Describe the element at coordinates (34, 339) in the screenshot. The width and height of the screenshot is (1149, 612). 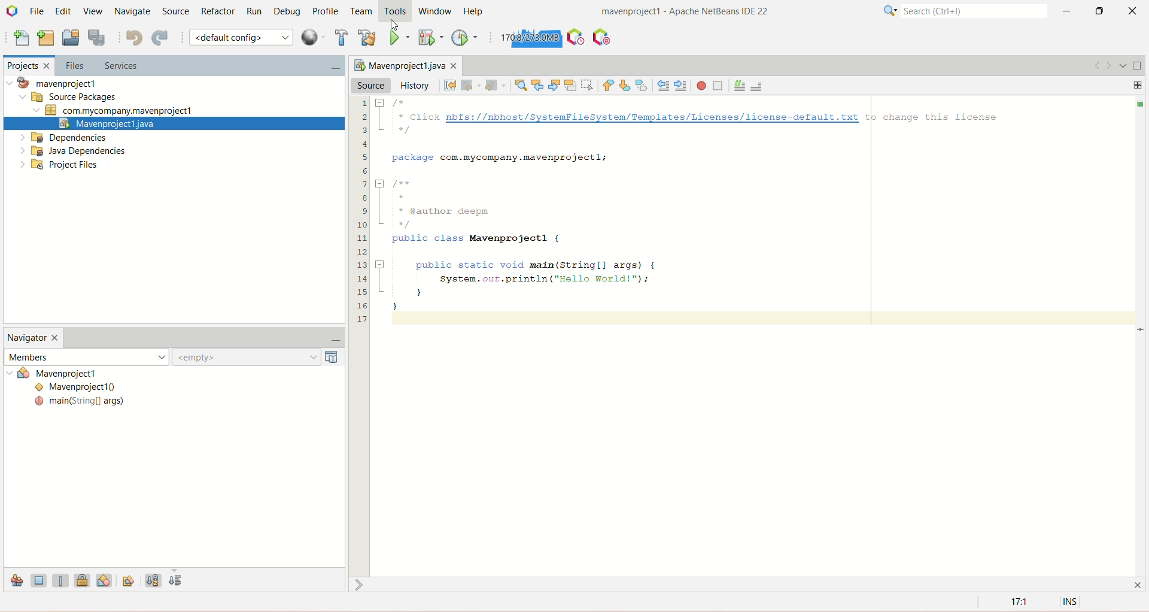
I see `navigator` at that location.